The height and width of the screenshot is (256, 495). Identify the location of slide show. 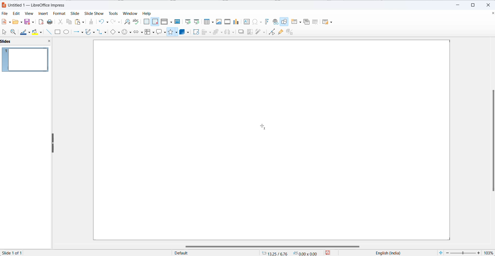
(94, 13).